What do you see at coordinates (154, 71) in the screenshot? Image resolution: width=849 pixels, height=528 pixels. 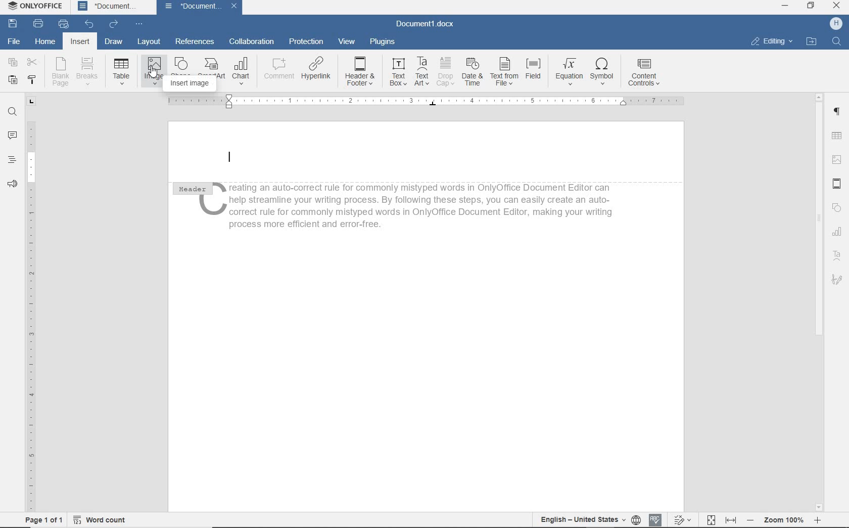 I see `Cursor` at bounding box center [154, 71].